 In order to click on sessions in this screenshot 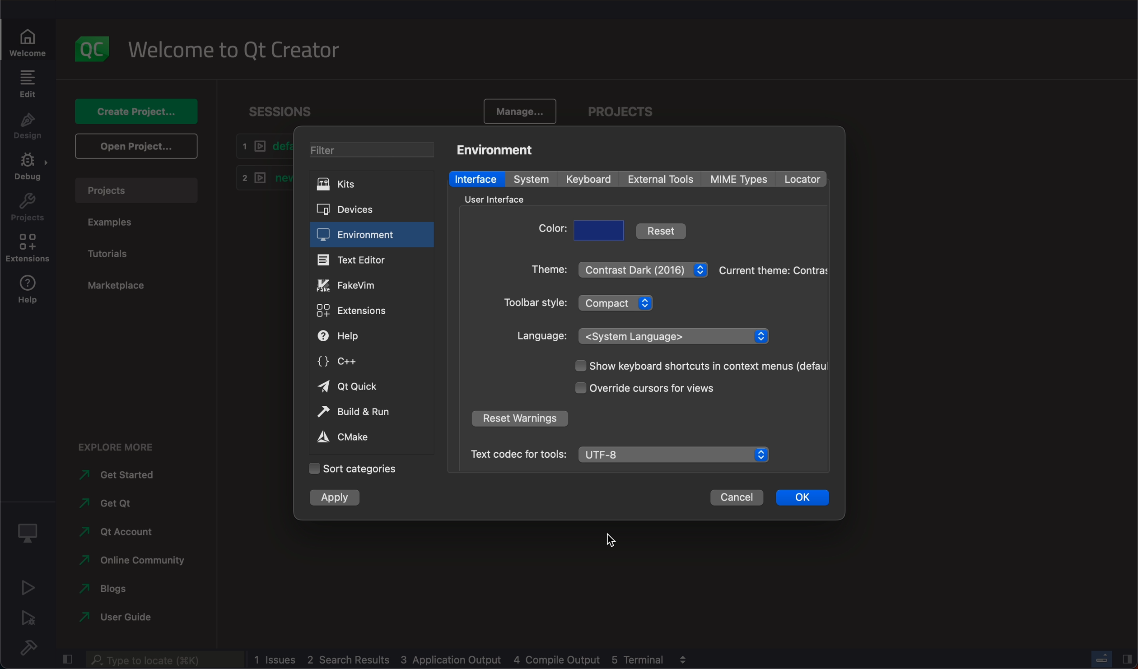, I will do `click(280, 107)`.